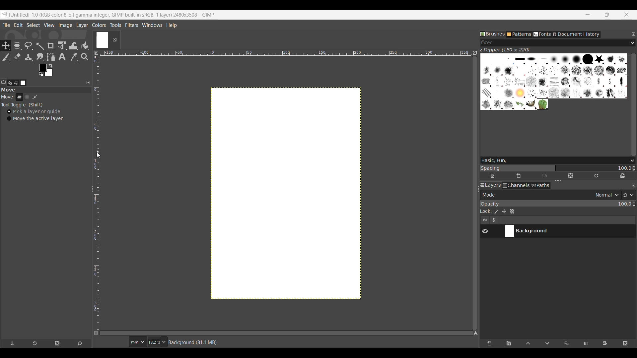 The height and width of the screenshot is (358, 637). What do you see at coordinates (49, 25) in the screenshot?
I see `View menu` at bounding box center [49, 25].